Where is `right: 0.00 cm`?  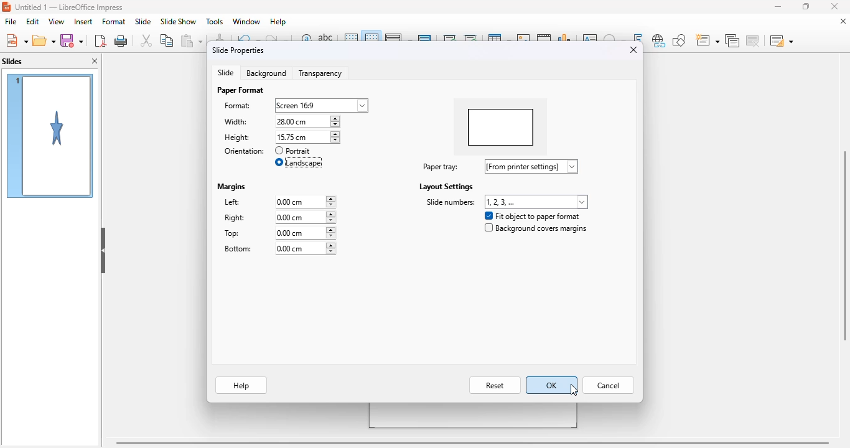 right: 0.00 cm is located at coordinates (299, 217).